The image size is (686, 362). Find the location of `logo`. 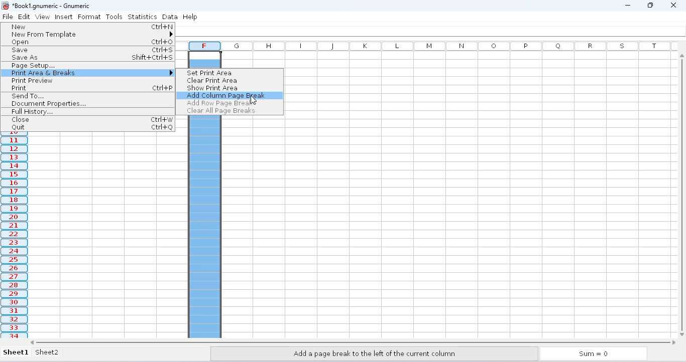

logo is located at coordinates (5, 6).